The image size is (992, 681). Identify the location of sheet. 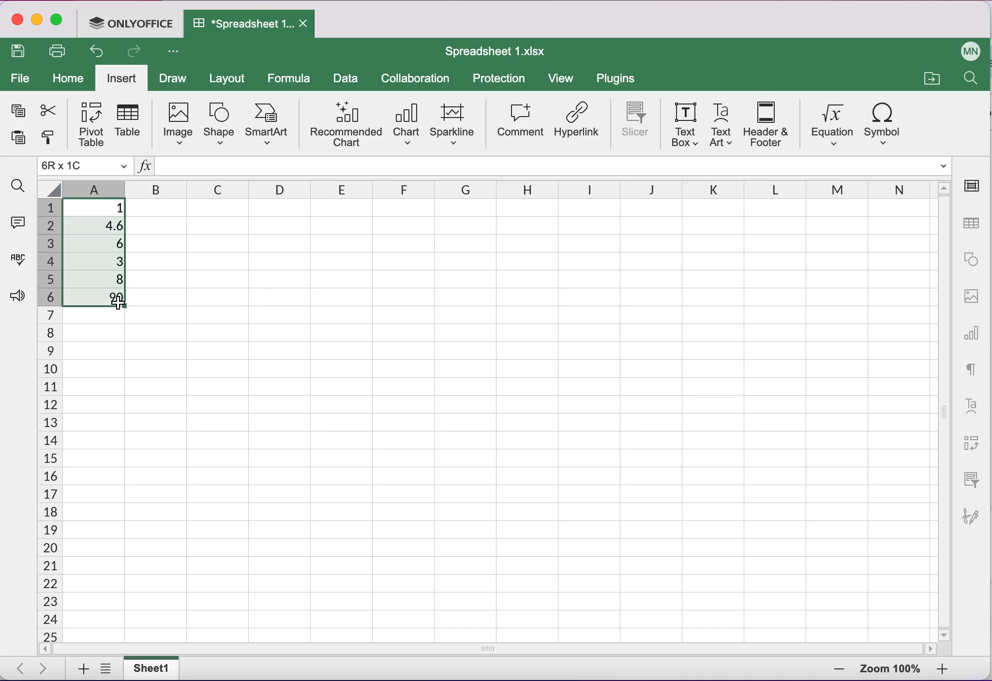
(152, 668).